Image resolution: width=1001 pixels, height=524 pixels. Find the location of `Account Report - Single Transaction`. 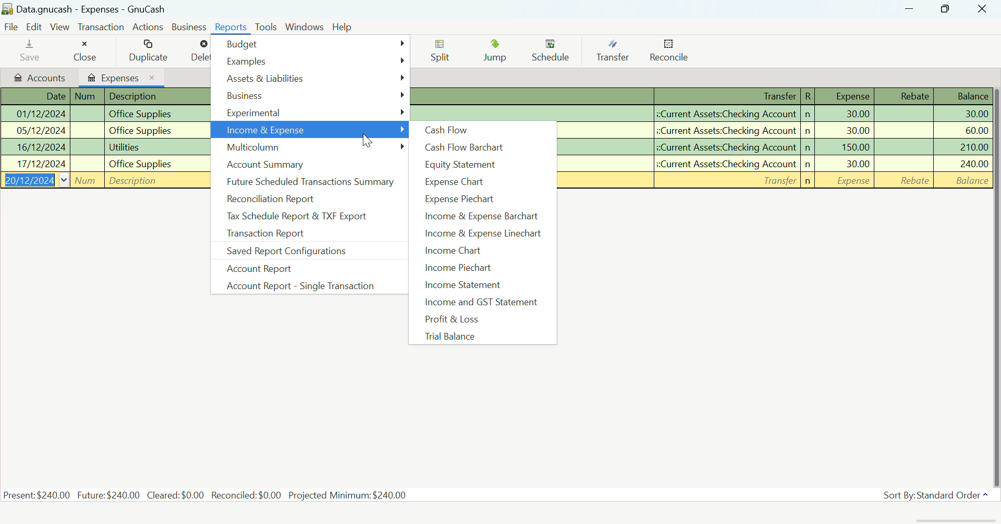

Account Report - Single Transaction is located at coordinates (298, 284).